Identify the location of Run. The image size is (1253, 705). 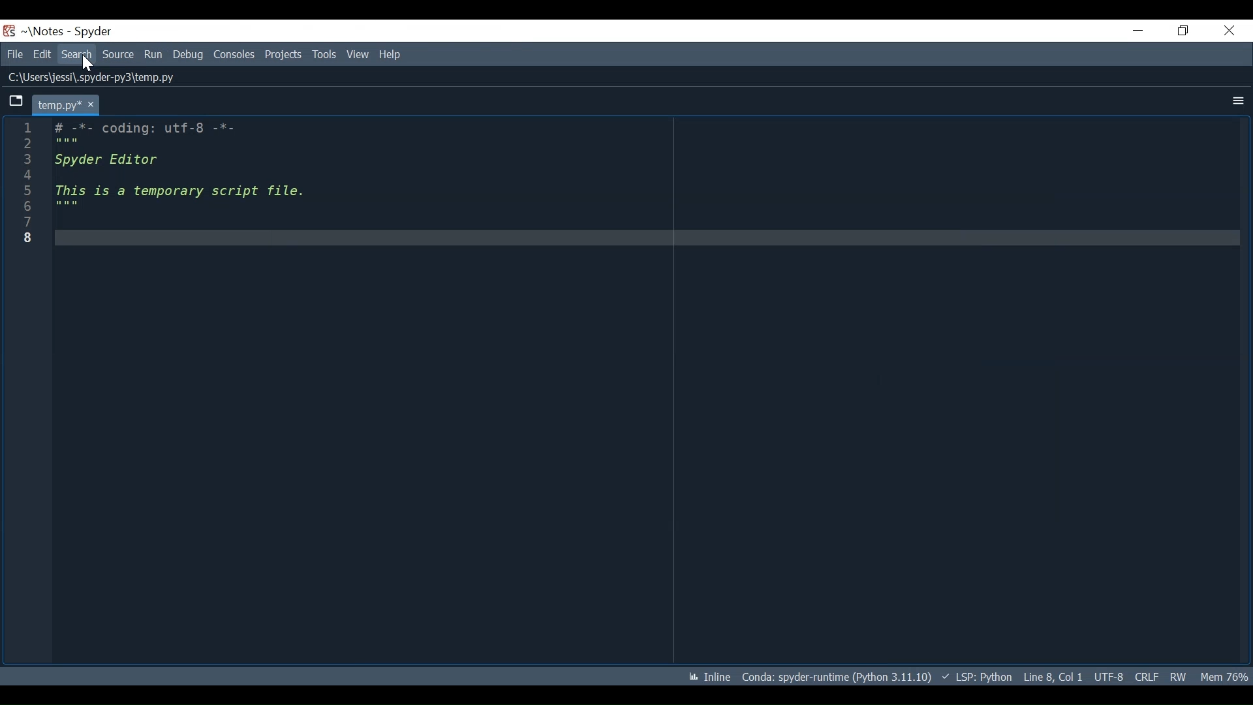
(156, 54).